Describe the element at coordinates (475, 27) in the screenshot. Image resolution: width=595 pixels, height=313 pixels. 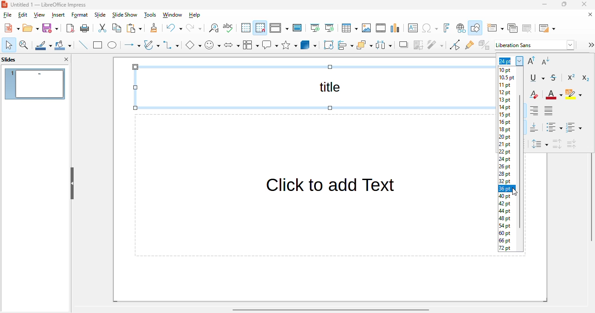
I see `show draw functions` at that location.